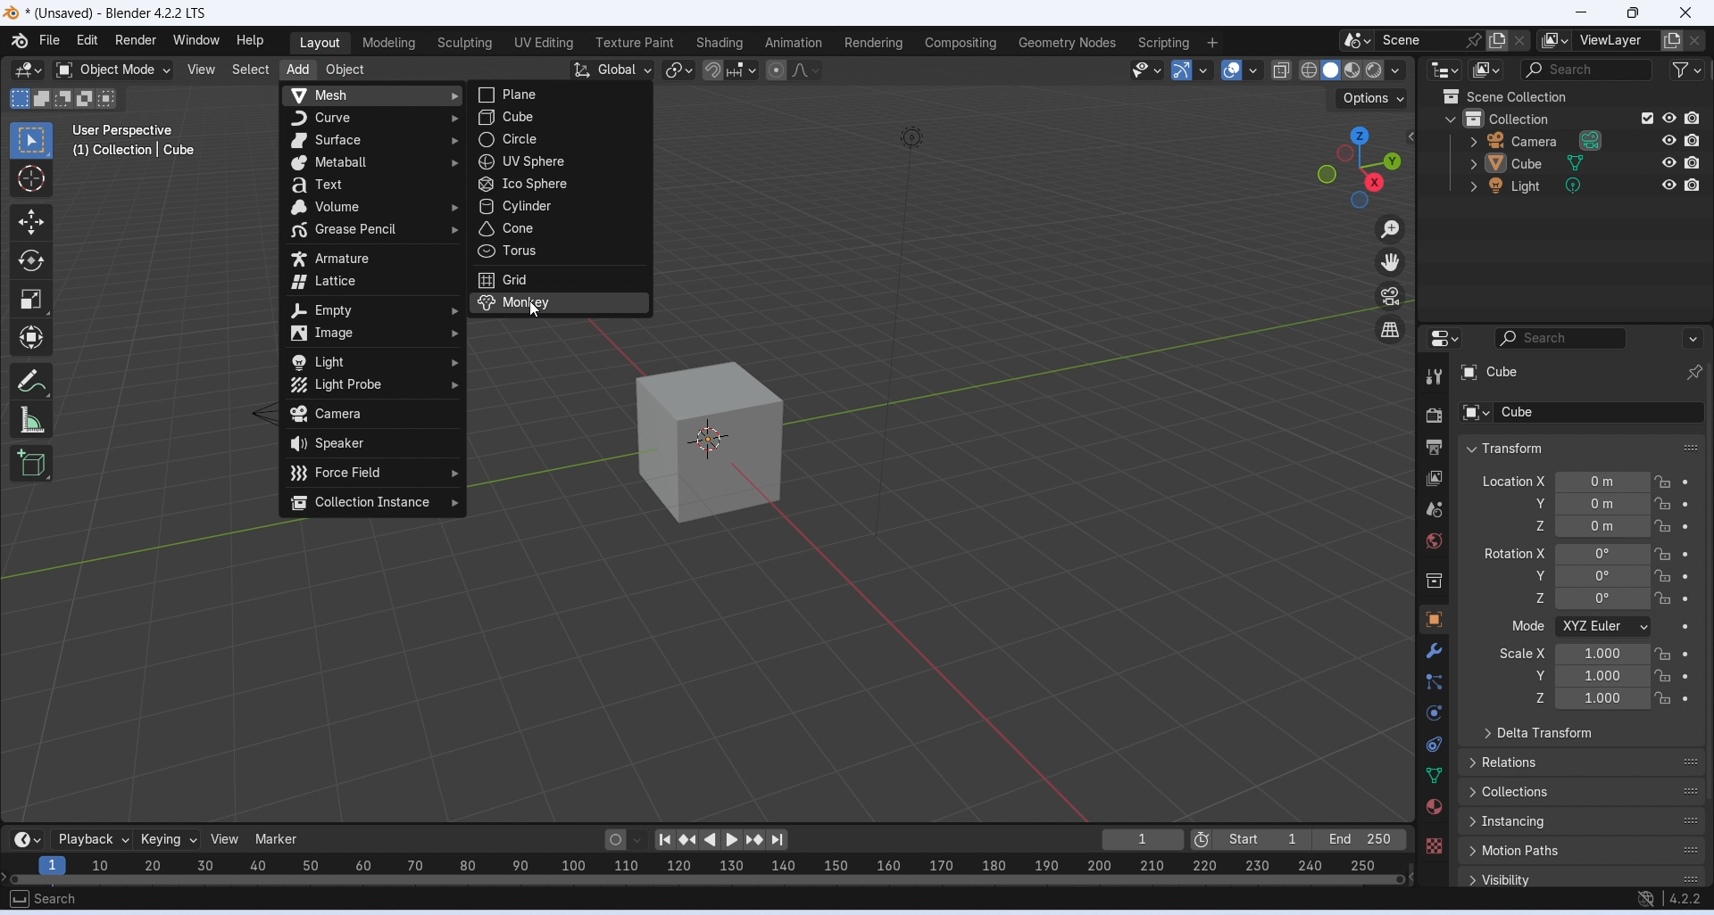 Image resolution: width=1714 pixels, height=915 pixels. What do you see at coordinates (1686, 13) in the screenshot?
I see `Close` at bounding box center [1686, 13].